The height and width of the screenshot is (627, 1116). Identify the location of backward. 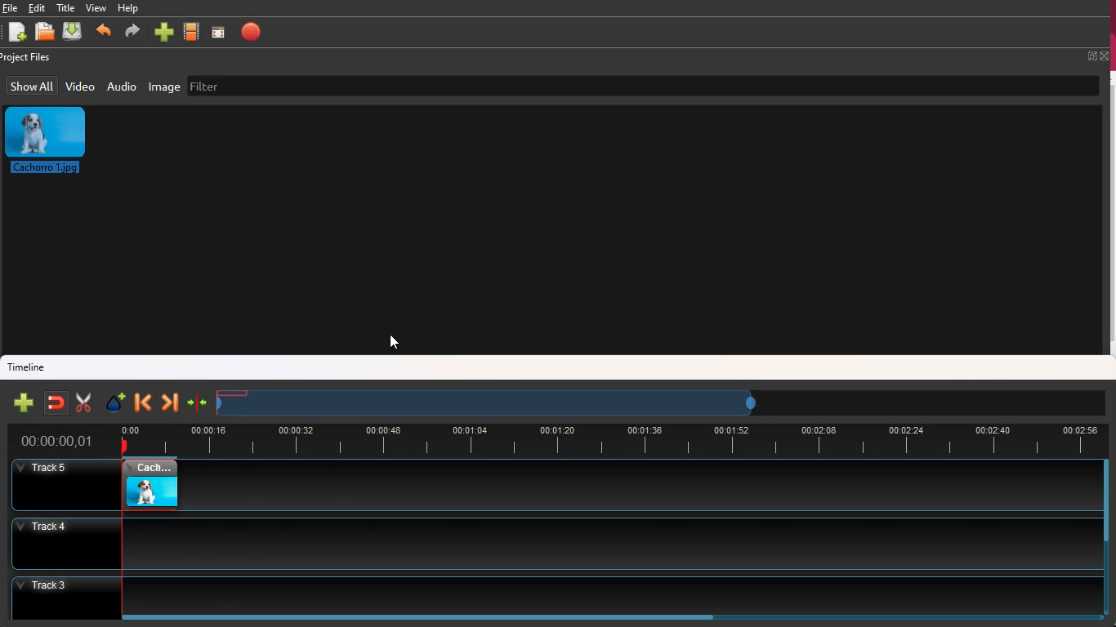
(105, 30).